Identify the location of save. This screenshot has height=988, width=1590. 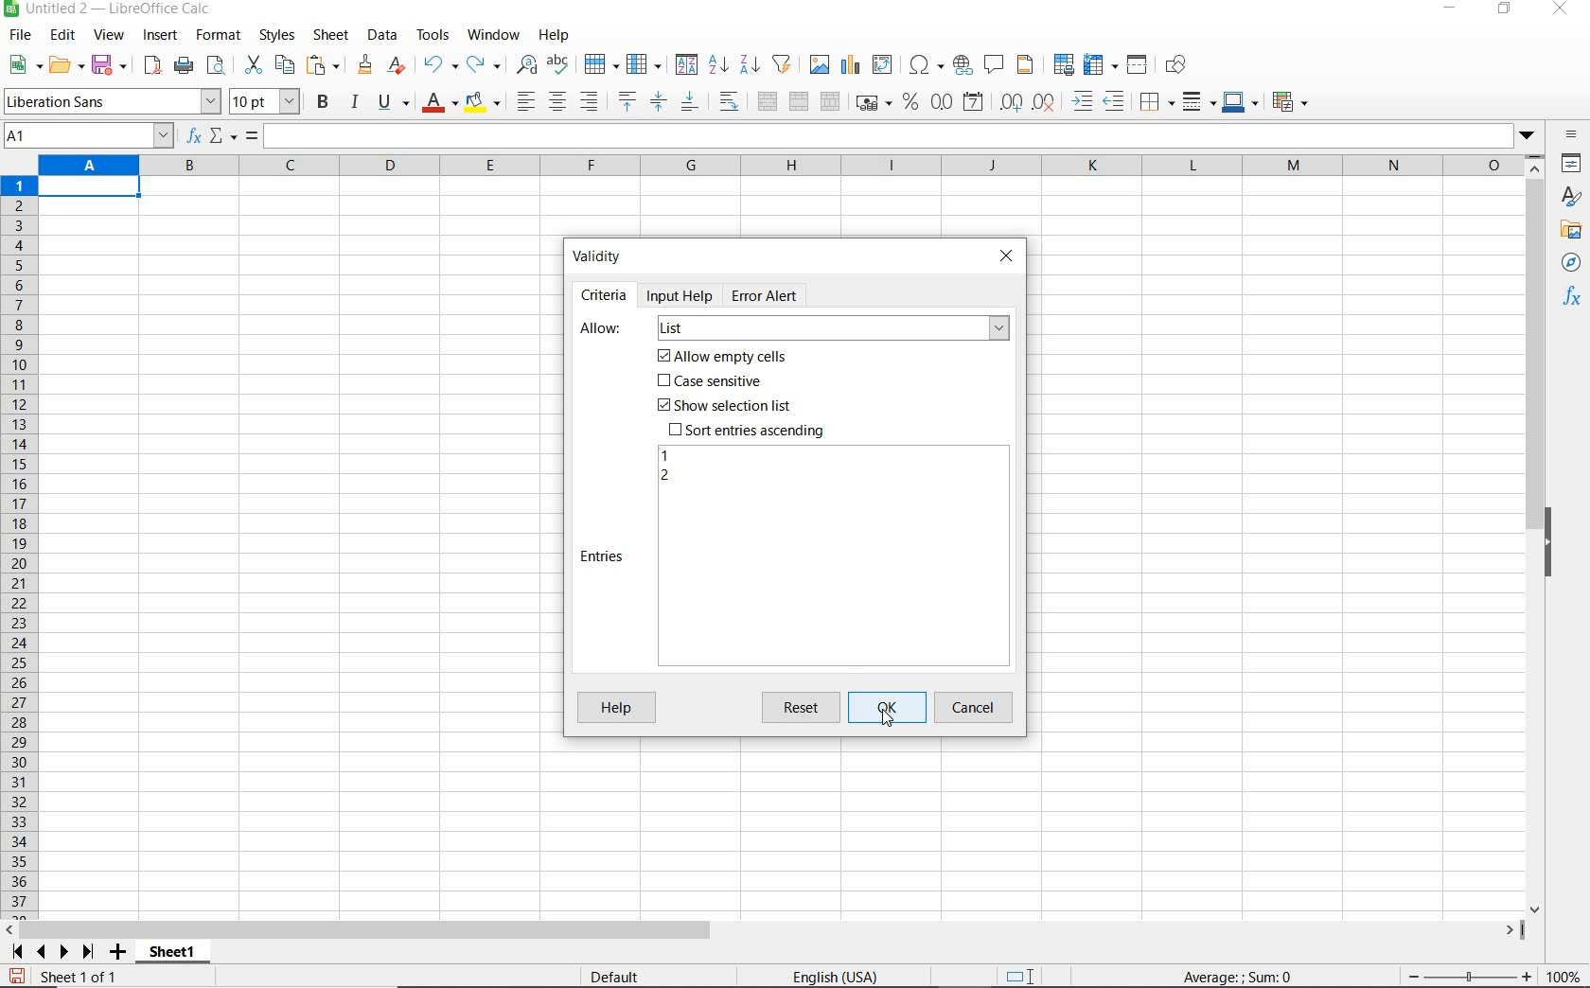
(17, 977).